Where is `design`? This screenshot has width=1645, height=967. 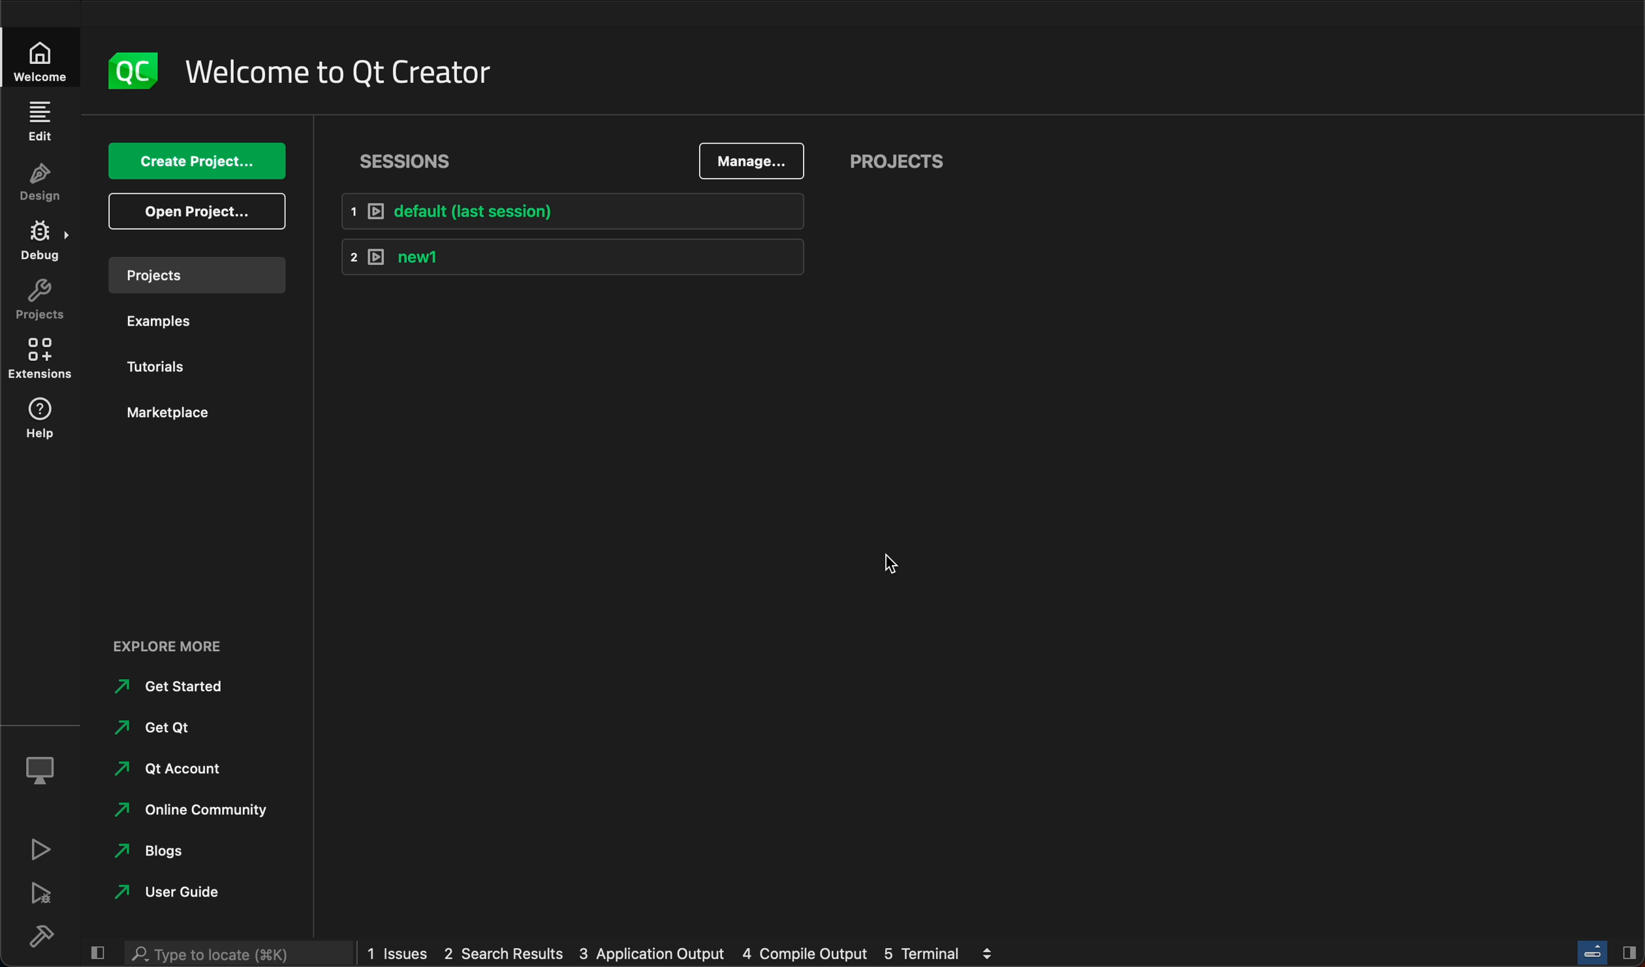 design is located at coordinates (42, 185).